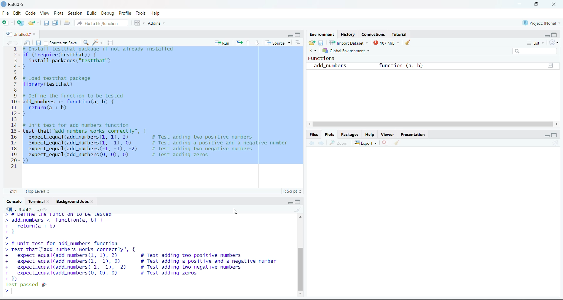  What do you see at coordinates (222, 43) in the screenshot?
I see `run` at bounding box center [222, 43].